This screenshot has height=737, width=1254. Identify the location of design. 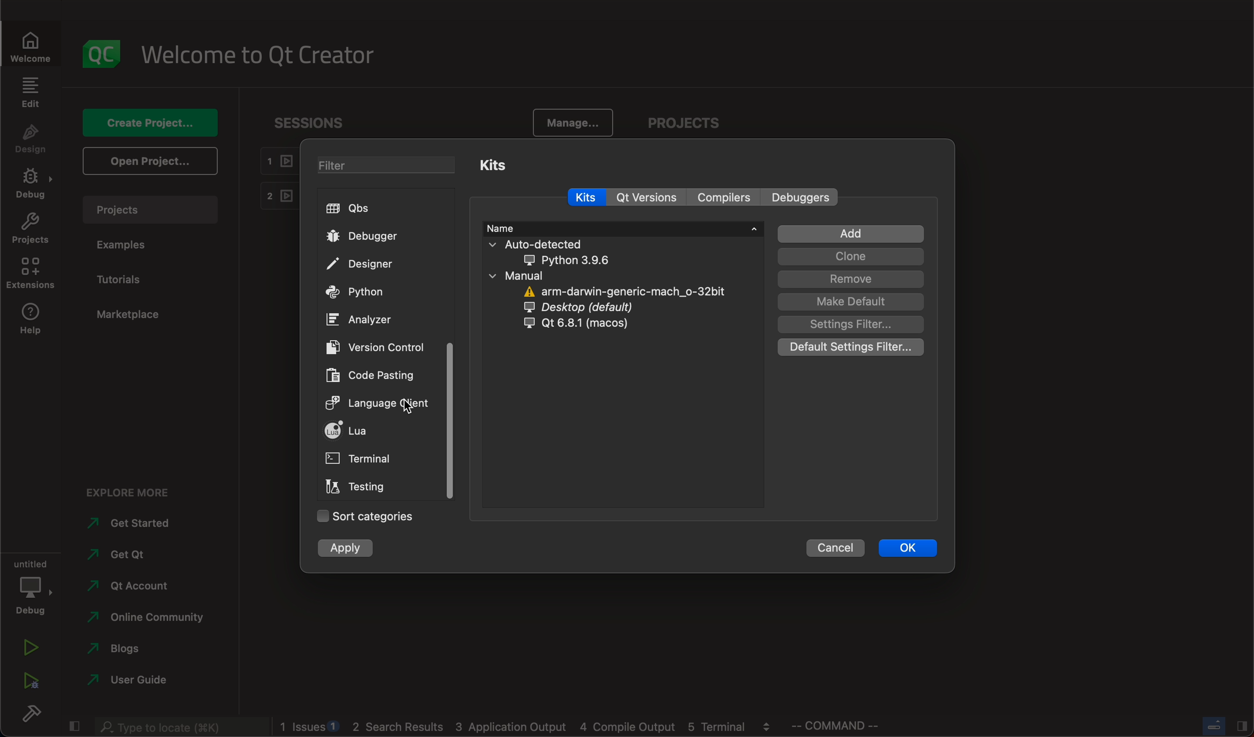
(31, 140).